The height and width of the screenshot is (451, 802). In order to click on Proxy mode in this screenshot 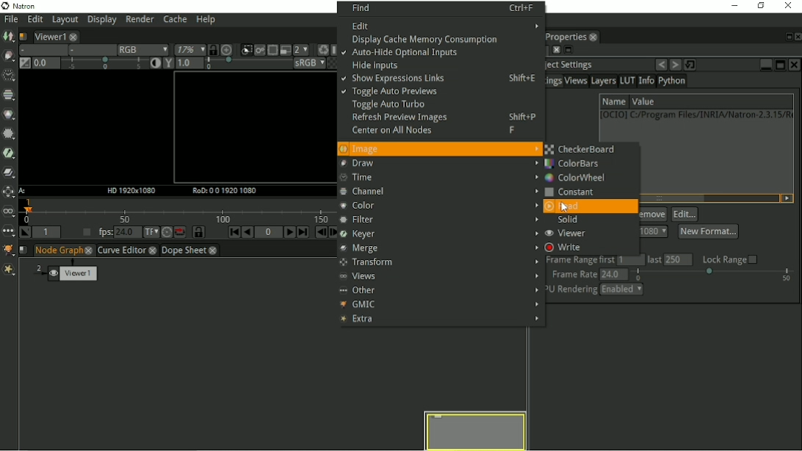, I will do `click(284, 49)`.